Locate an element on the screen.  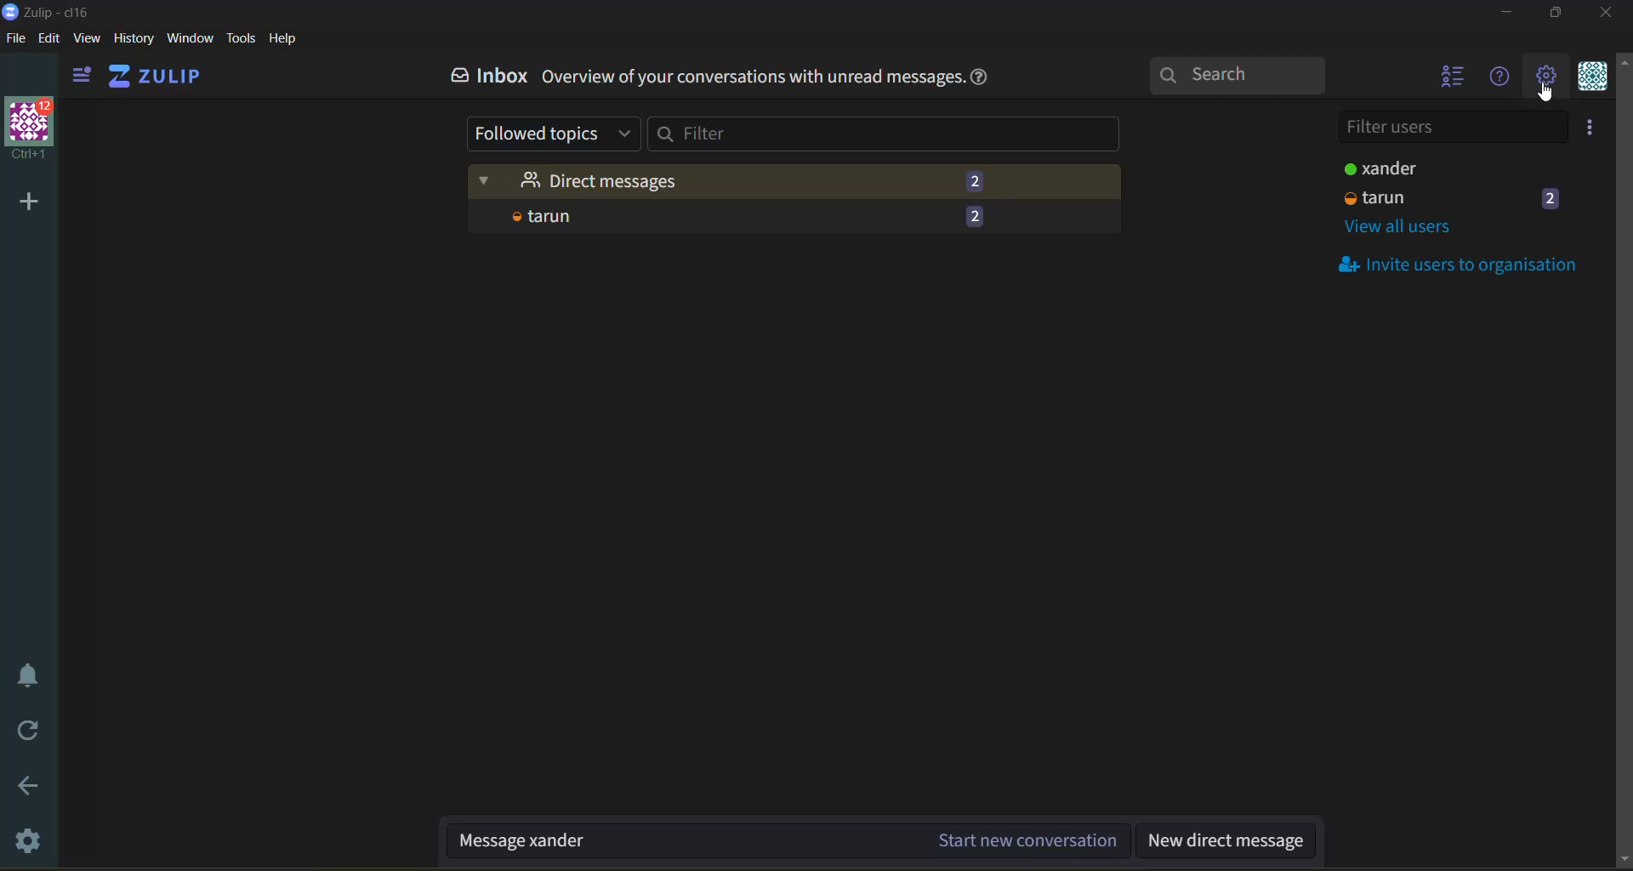
user and message count is located at coordinates (795, 218).